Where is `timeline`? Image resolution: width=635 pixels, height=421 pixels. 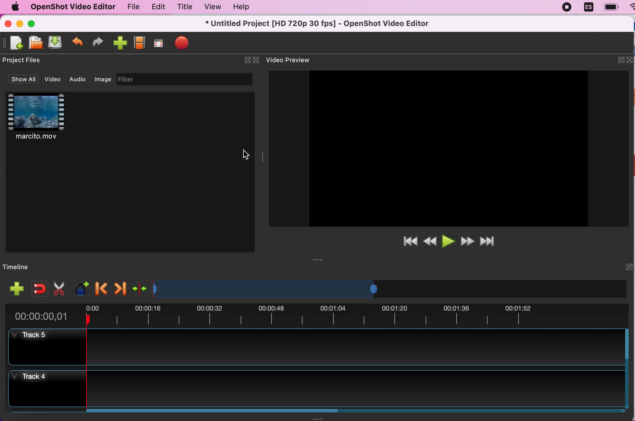 timeline is located at coordinates (22, 267).